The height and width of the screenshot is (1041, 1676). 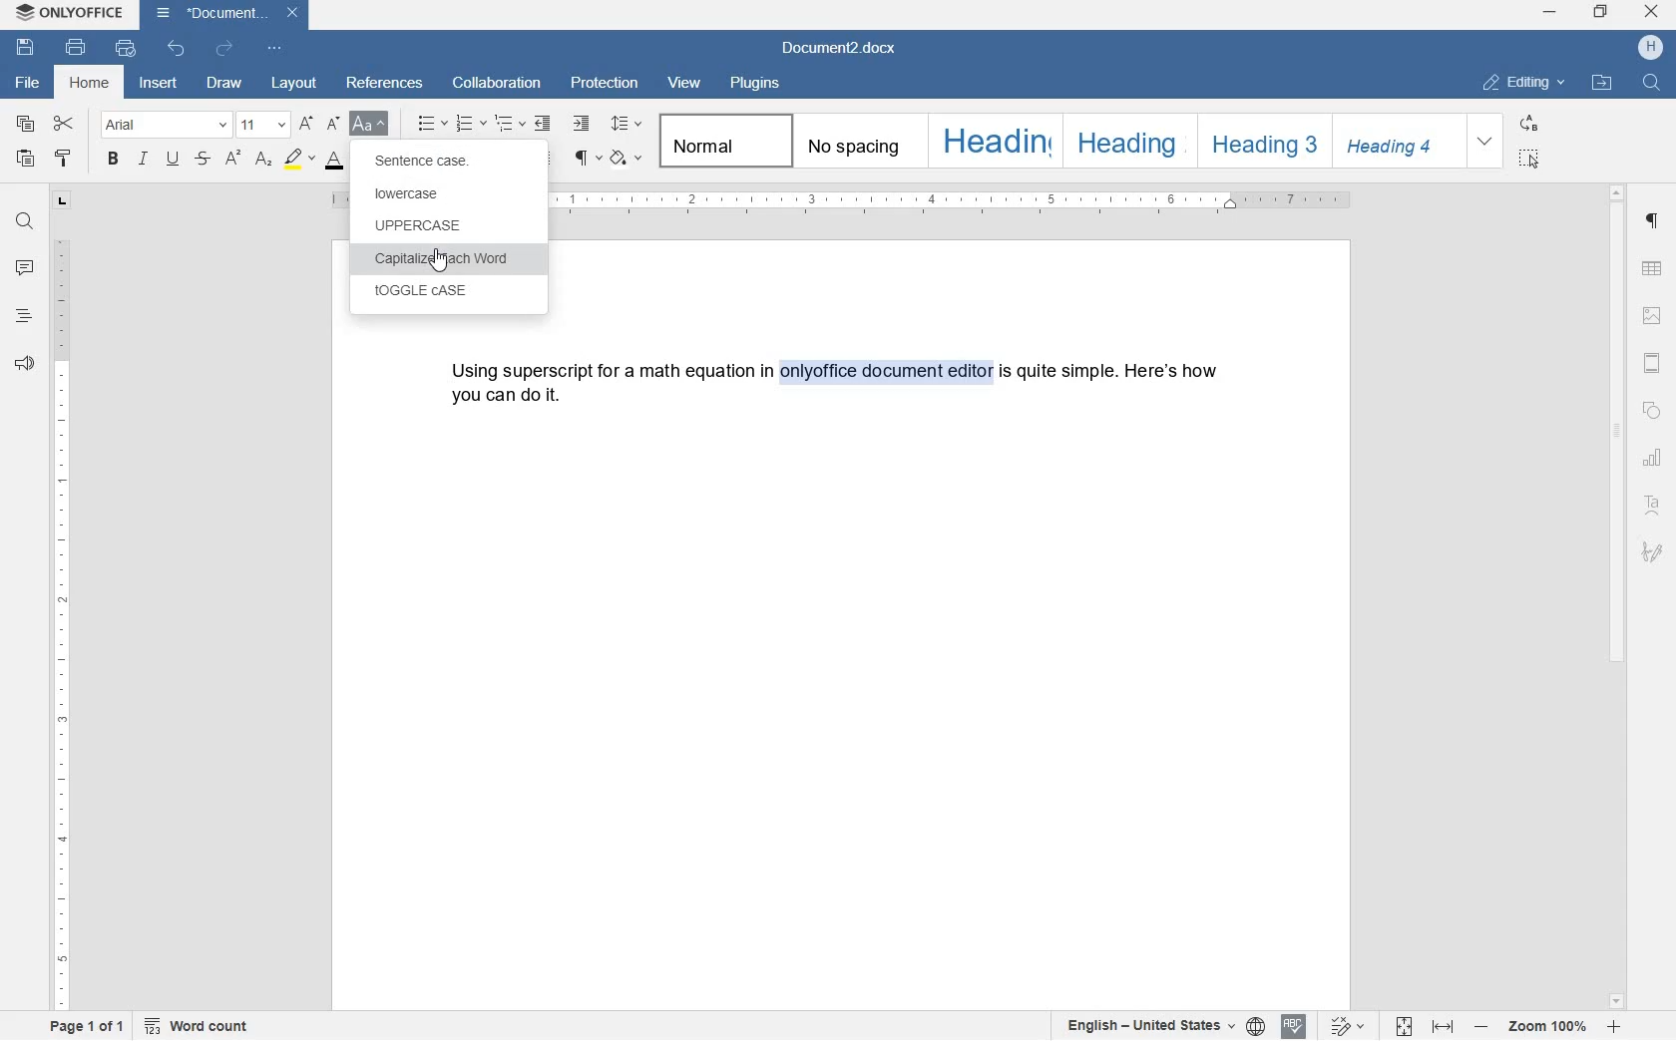 I want to click on scrollbar, so click(x=1620, y=596).